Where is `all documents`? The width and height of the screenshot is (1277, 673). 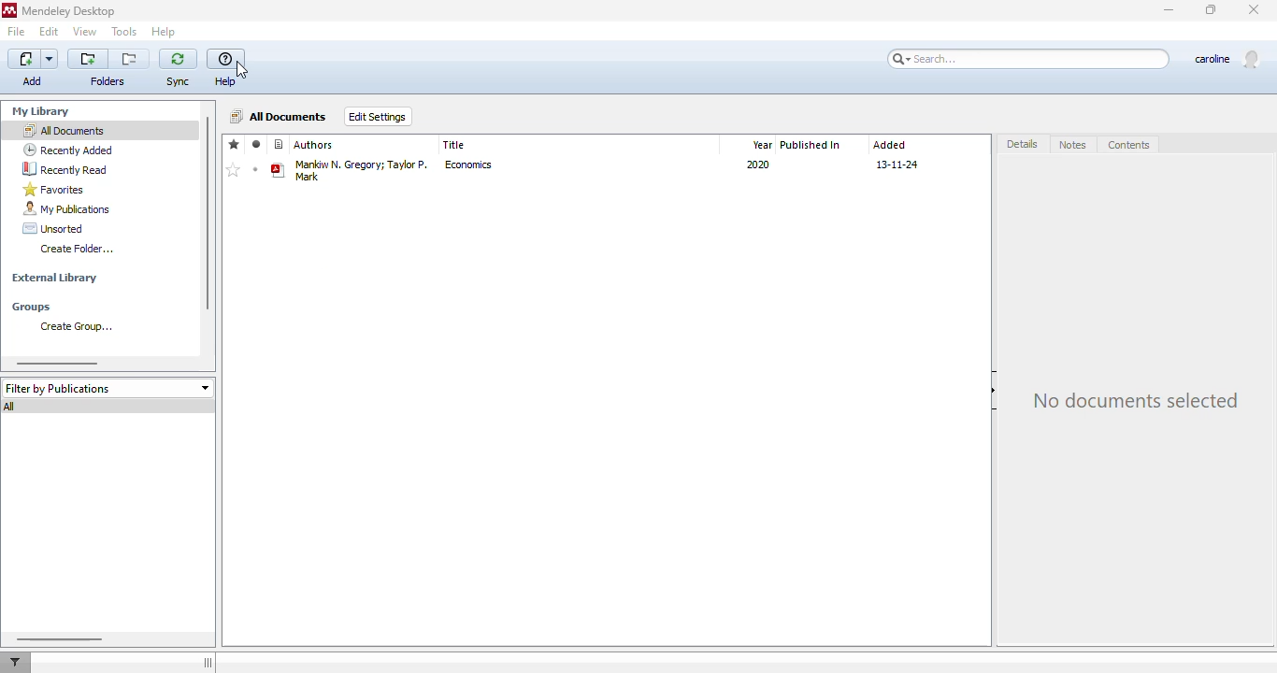 all documents is located at coordinates (280, 116).